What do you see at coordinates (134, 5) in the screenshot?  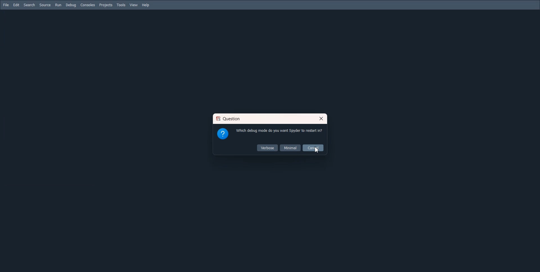 I see `View` at bounding box center [134, 5].